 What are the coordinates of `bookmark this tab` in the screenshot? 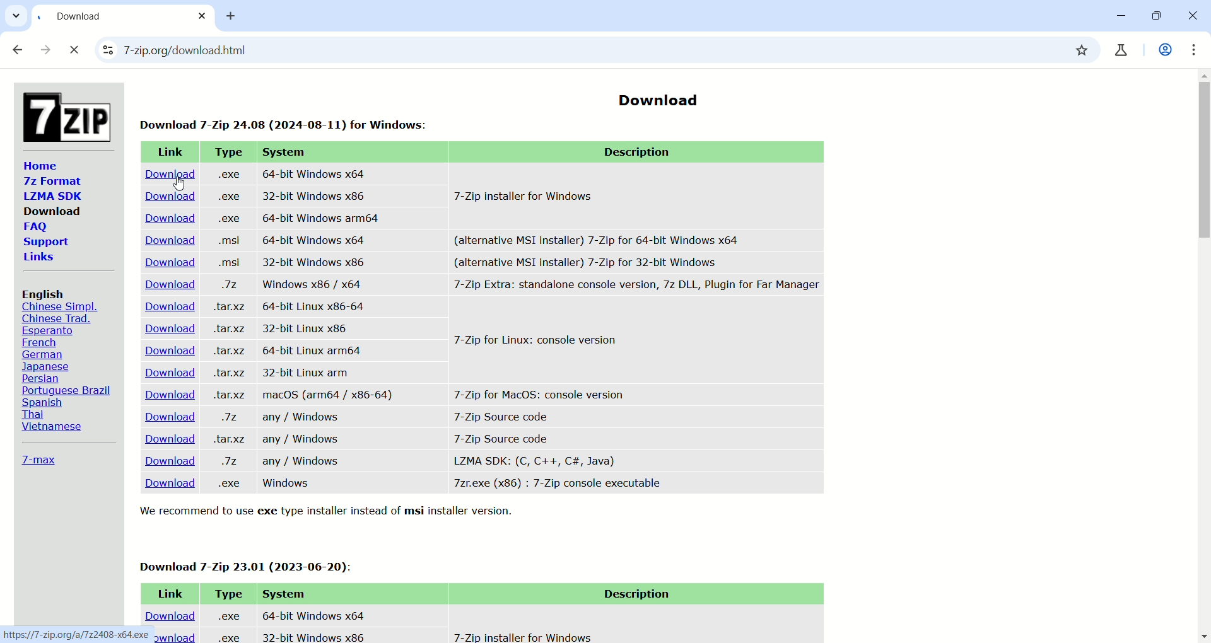 It's located at (1085, 53).